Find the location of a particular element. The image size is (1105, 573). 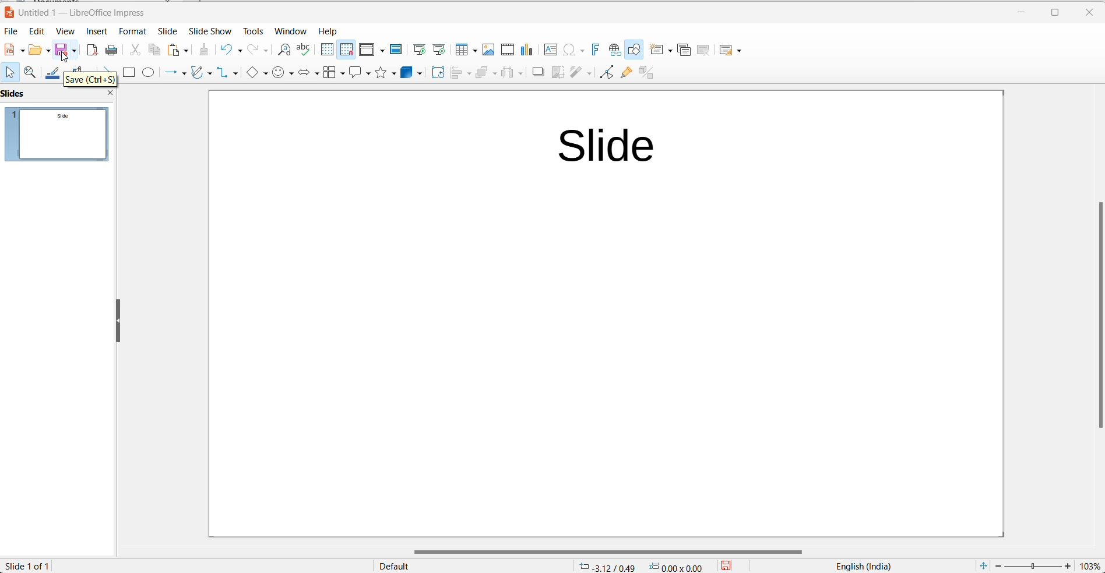

Toggle end point edit mode is located at coordinates (605, 74).